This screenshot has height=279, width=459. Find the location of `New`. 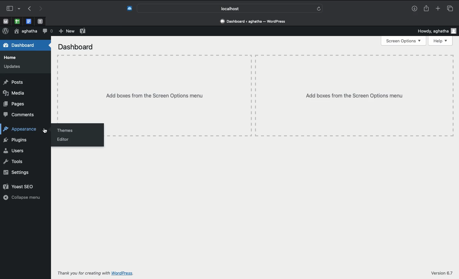

New is located at coordinates (66, 32).